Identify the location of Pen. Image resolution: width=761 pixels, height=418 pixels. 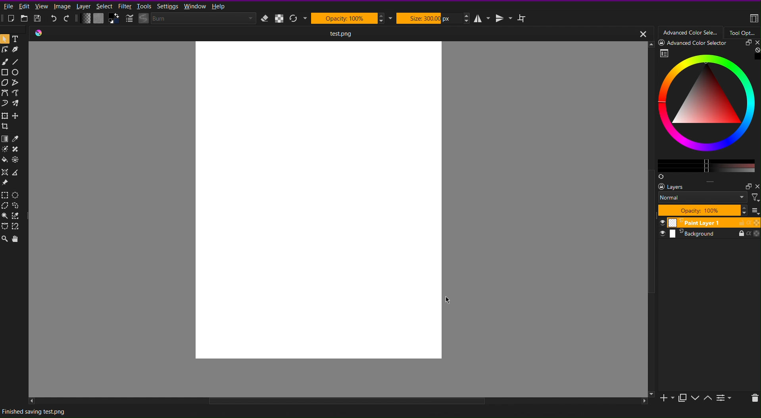
(17, 51).